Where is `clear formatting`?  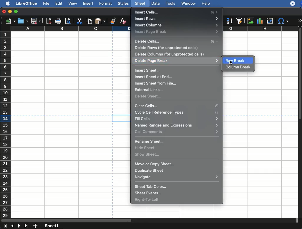 clear formatting is located at coordinates (123, 20).